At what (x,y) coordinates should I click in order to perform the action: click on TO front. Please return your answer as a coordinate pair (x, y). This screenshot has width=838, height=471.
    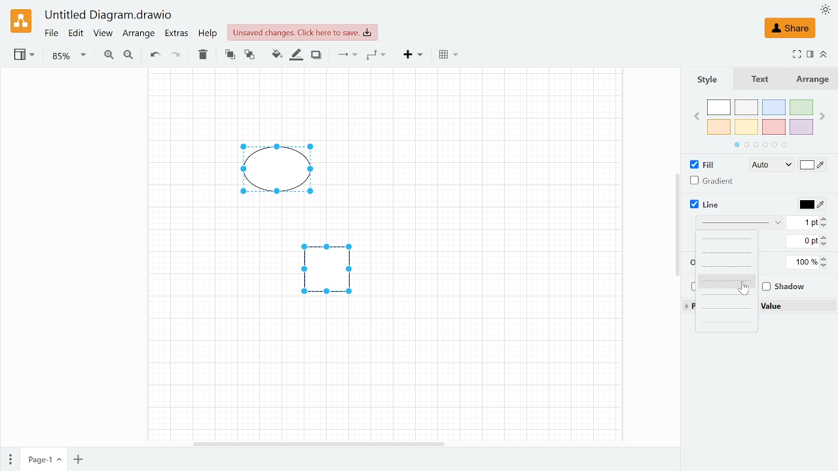
    Looking at the image, I should click on (229, 55).